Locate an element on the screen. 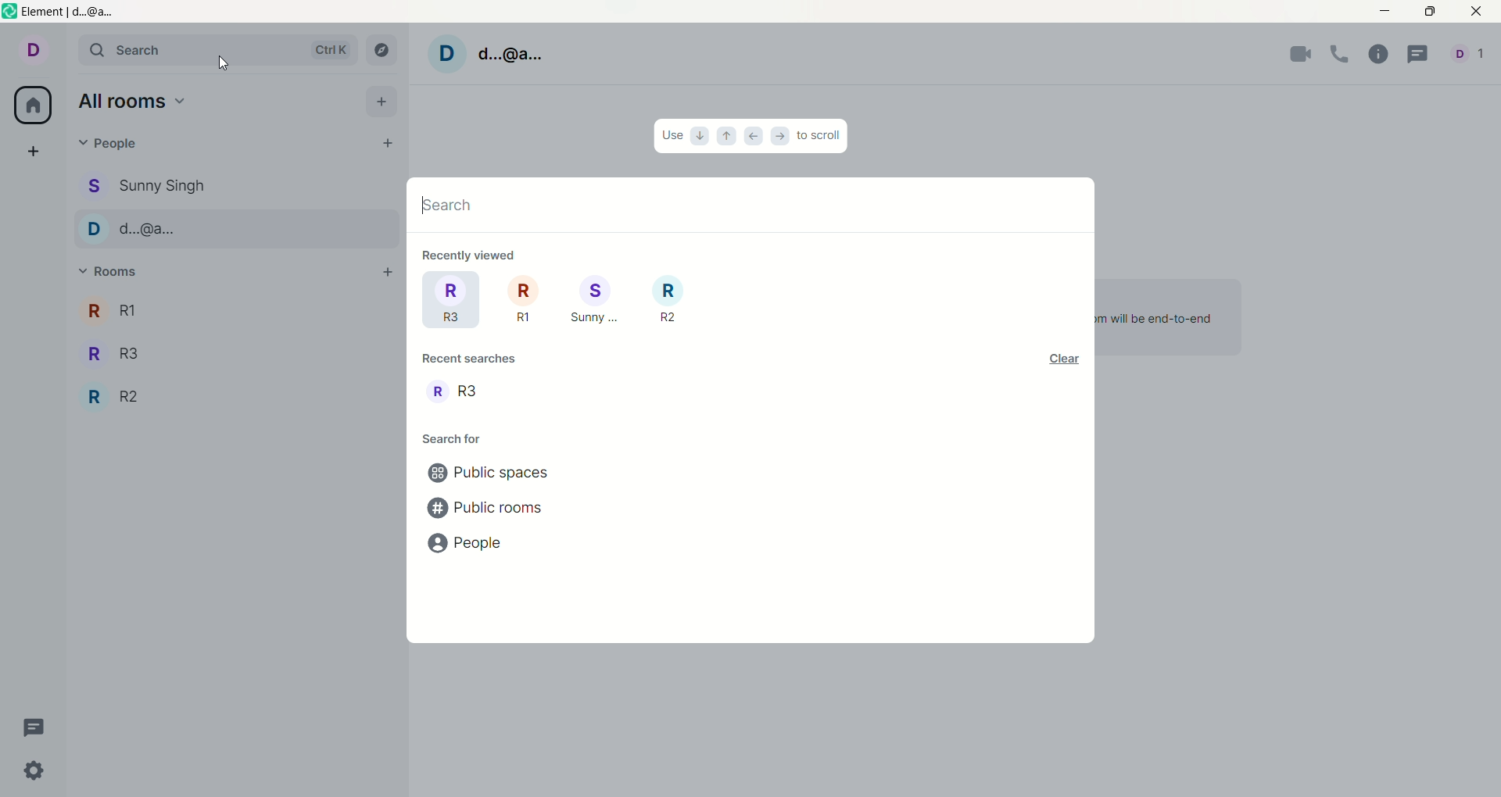 The width and height of the screenshot is (1501, 797). R1 is located at coordinates (523, 301).